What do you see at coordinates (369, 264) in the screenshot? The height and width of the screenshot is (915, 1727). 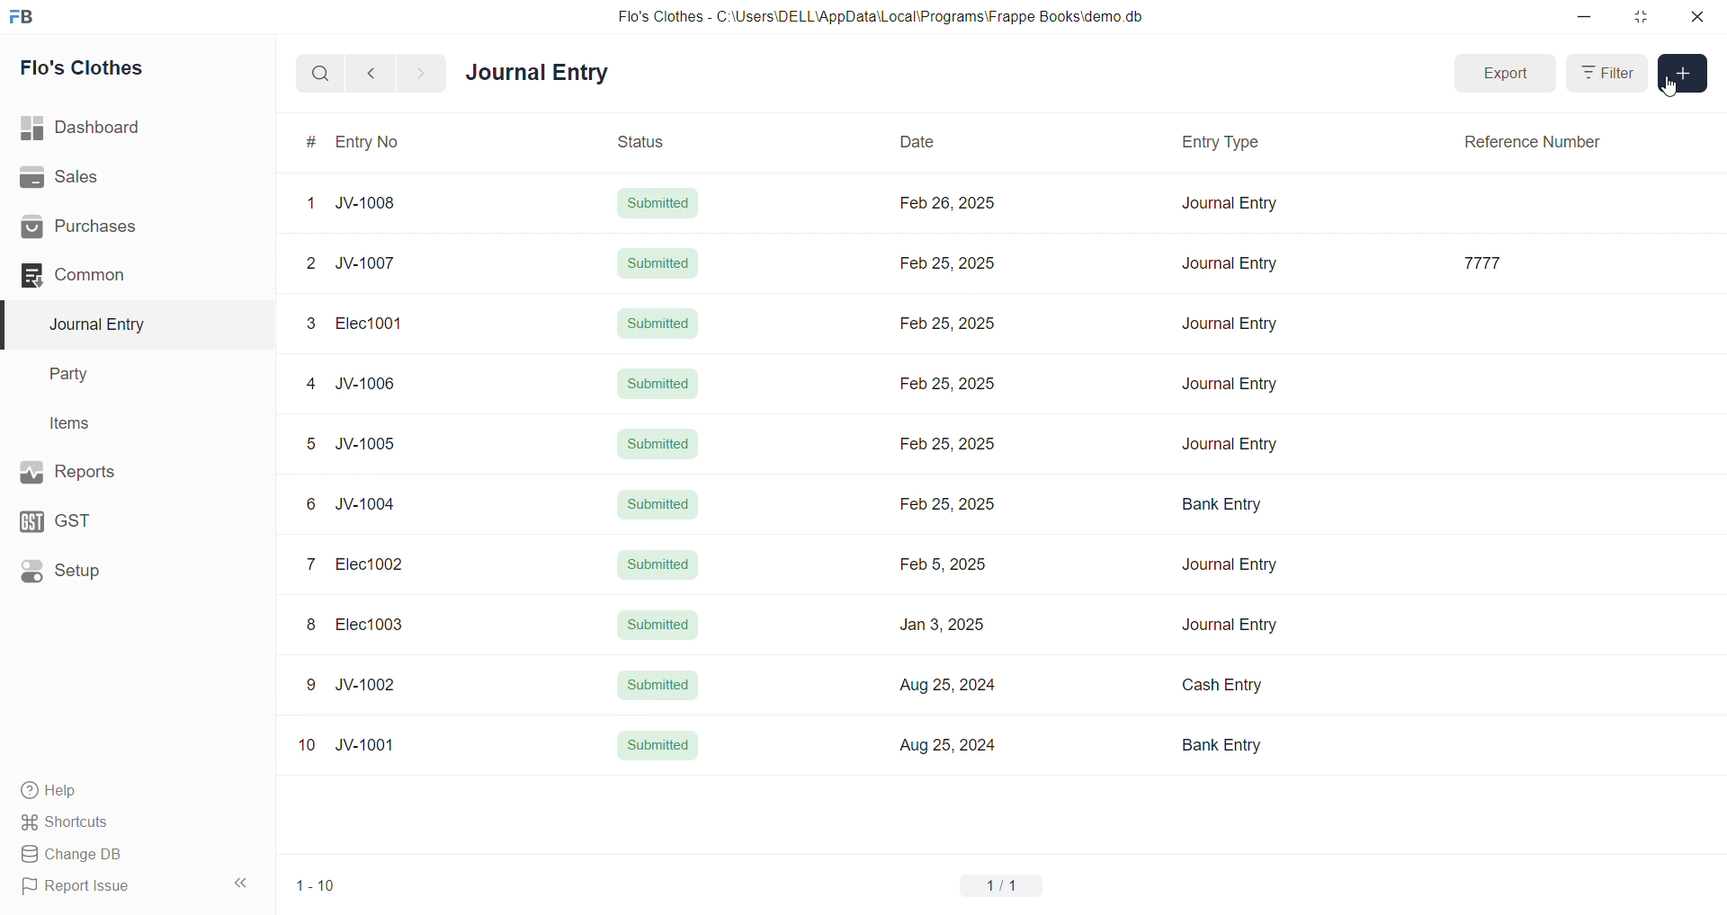 I see `JV-1007` at bounding box center [369, 264].